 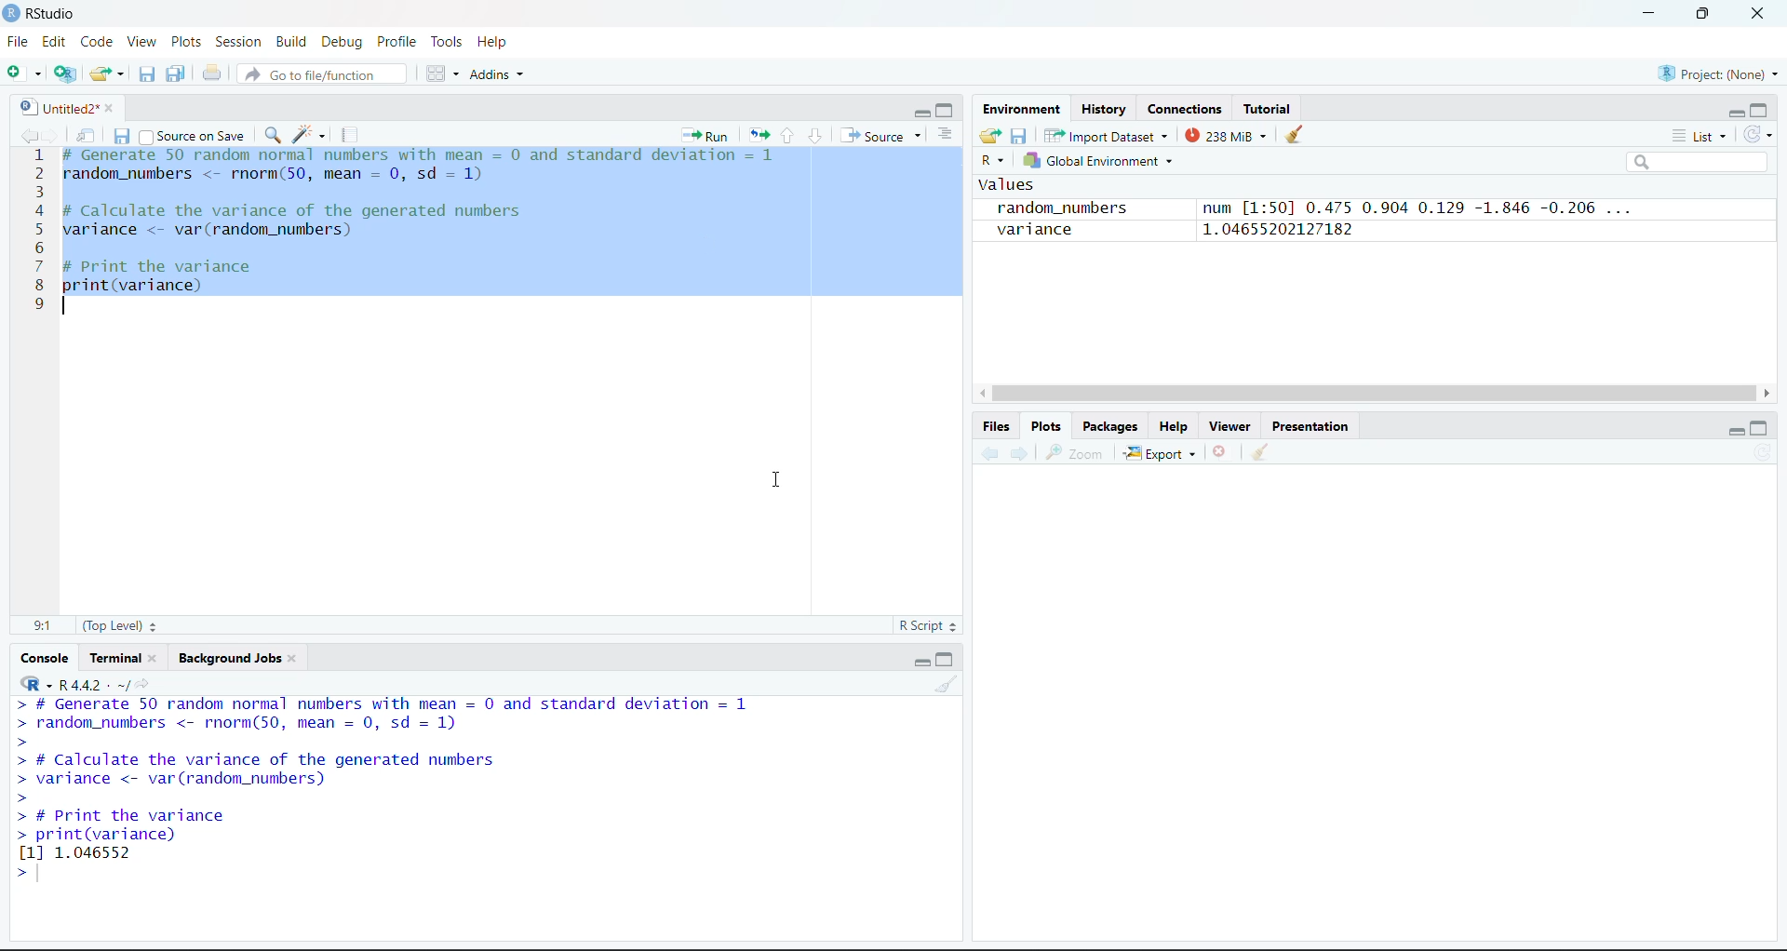 What do you see at coordinates (1161, 453) in the screenshot?
I see `Export` at bounding box center [1161, 453].